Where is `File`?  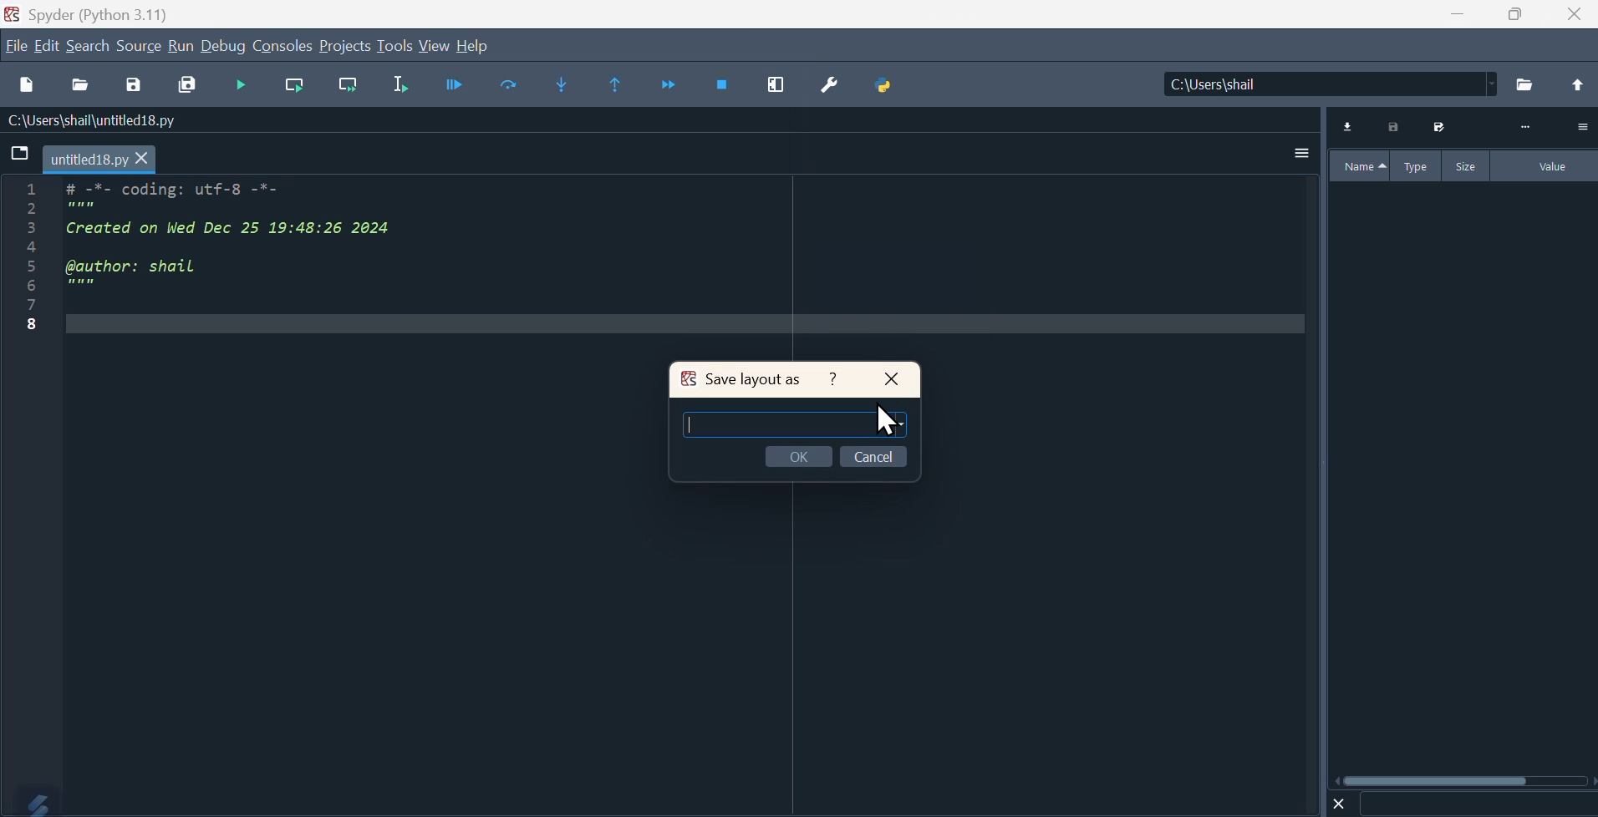
File is located at coordinates (21, 154).